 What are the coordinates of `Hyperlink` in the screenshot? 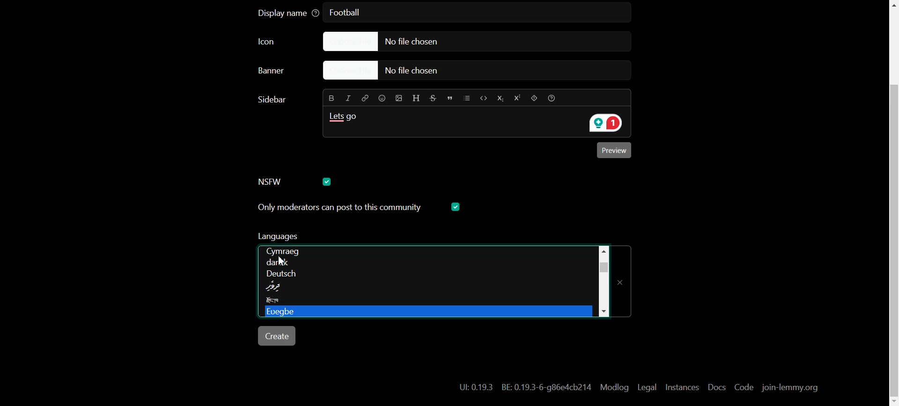 It's located at (365, 98).